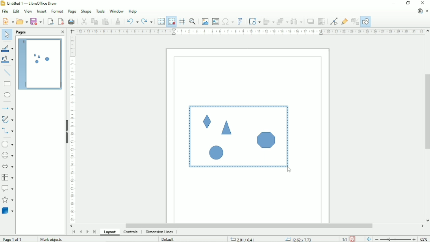 The width and height of the screenshot is (430, 242). What do you see at coordinates (8, 48) in the screenshot?
I see `Line color` at bounding box center [8, 48].